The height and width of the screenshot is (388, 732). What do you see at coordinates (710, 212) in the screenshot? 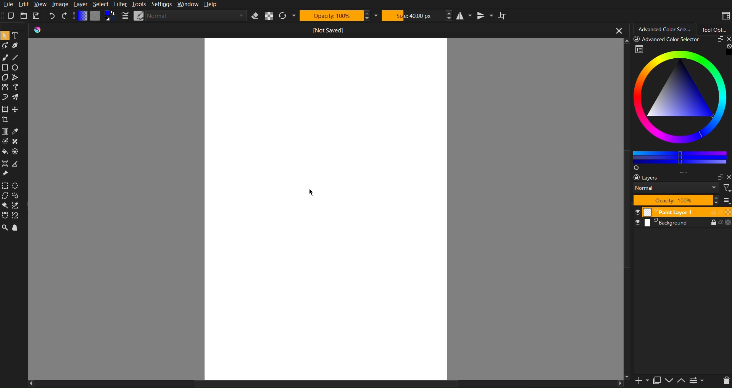
I see `lock` at bounding box center [710, 212].